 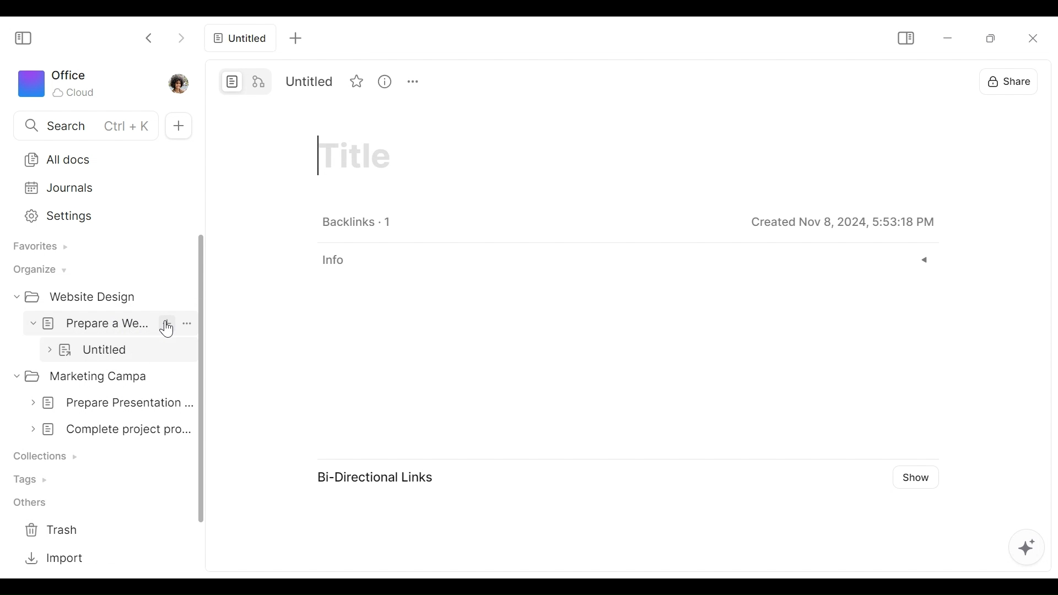 I want to click on Folder, so click(x=81, y=297).